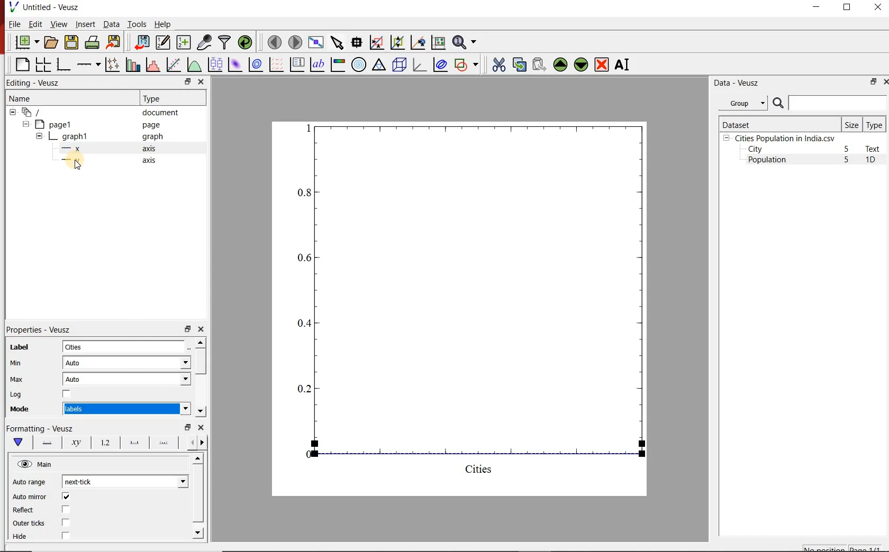 Image resolution: width=889 pixels, height=552 pixels. What do you see at coordinates (114, 43) in the screenshot?
I see `export to graphics format` at bounding box center [114, 43].